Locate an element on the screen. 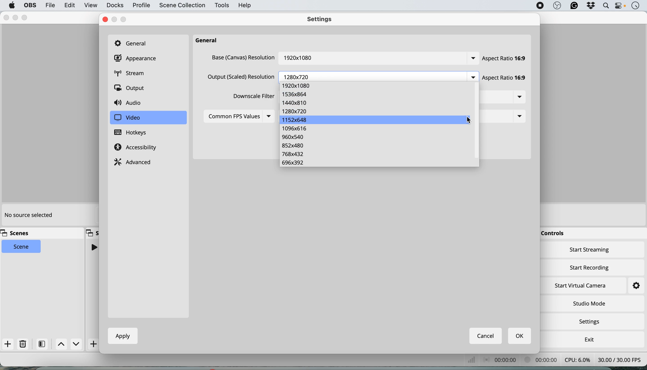  cpu usage is located at coordinates (476, 361).